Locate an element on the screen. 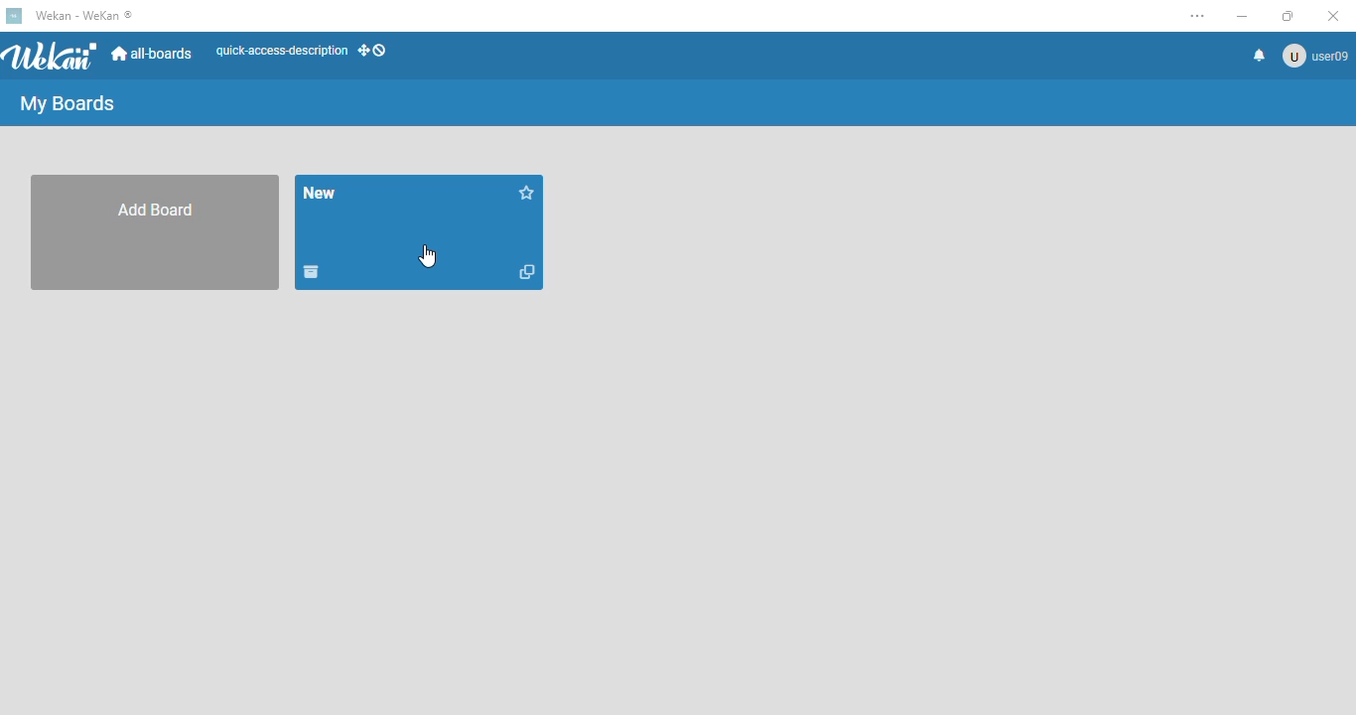 The image size is (1356, 715). all-boards is located at coordinates (154, 55).